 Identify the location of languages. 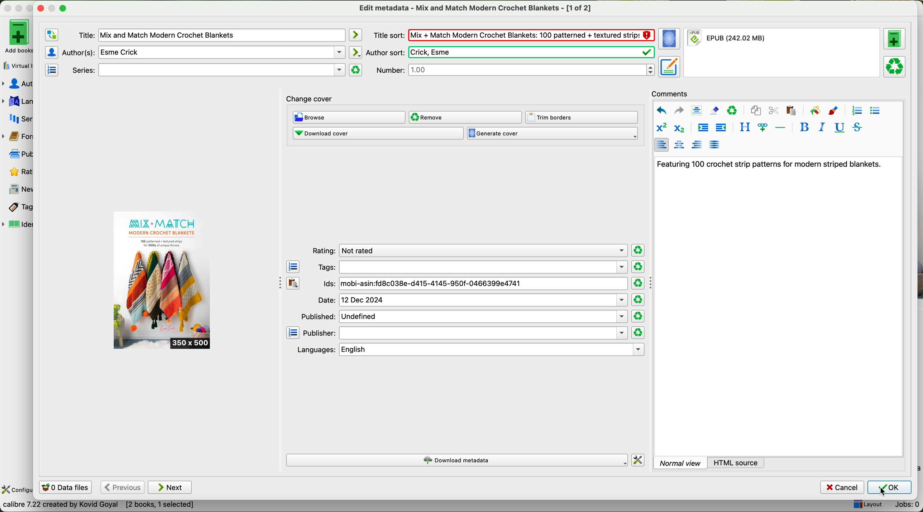
(469, 350).